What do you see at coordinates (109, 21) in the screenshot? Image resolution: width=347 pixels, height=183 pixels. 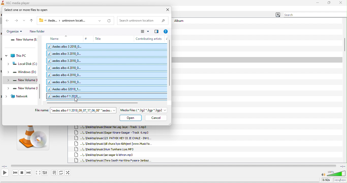 I see `refresh` at bounding box center [109, 21].